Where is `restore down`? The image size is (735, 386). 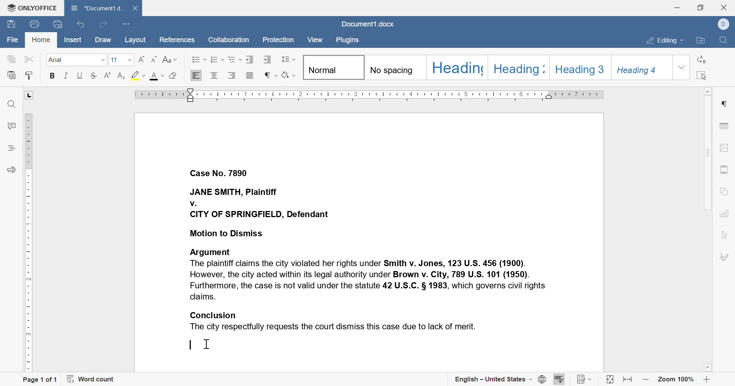
restore down is located at coordinates (701, 8).